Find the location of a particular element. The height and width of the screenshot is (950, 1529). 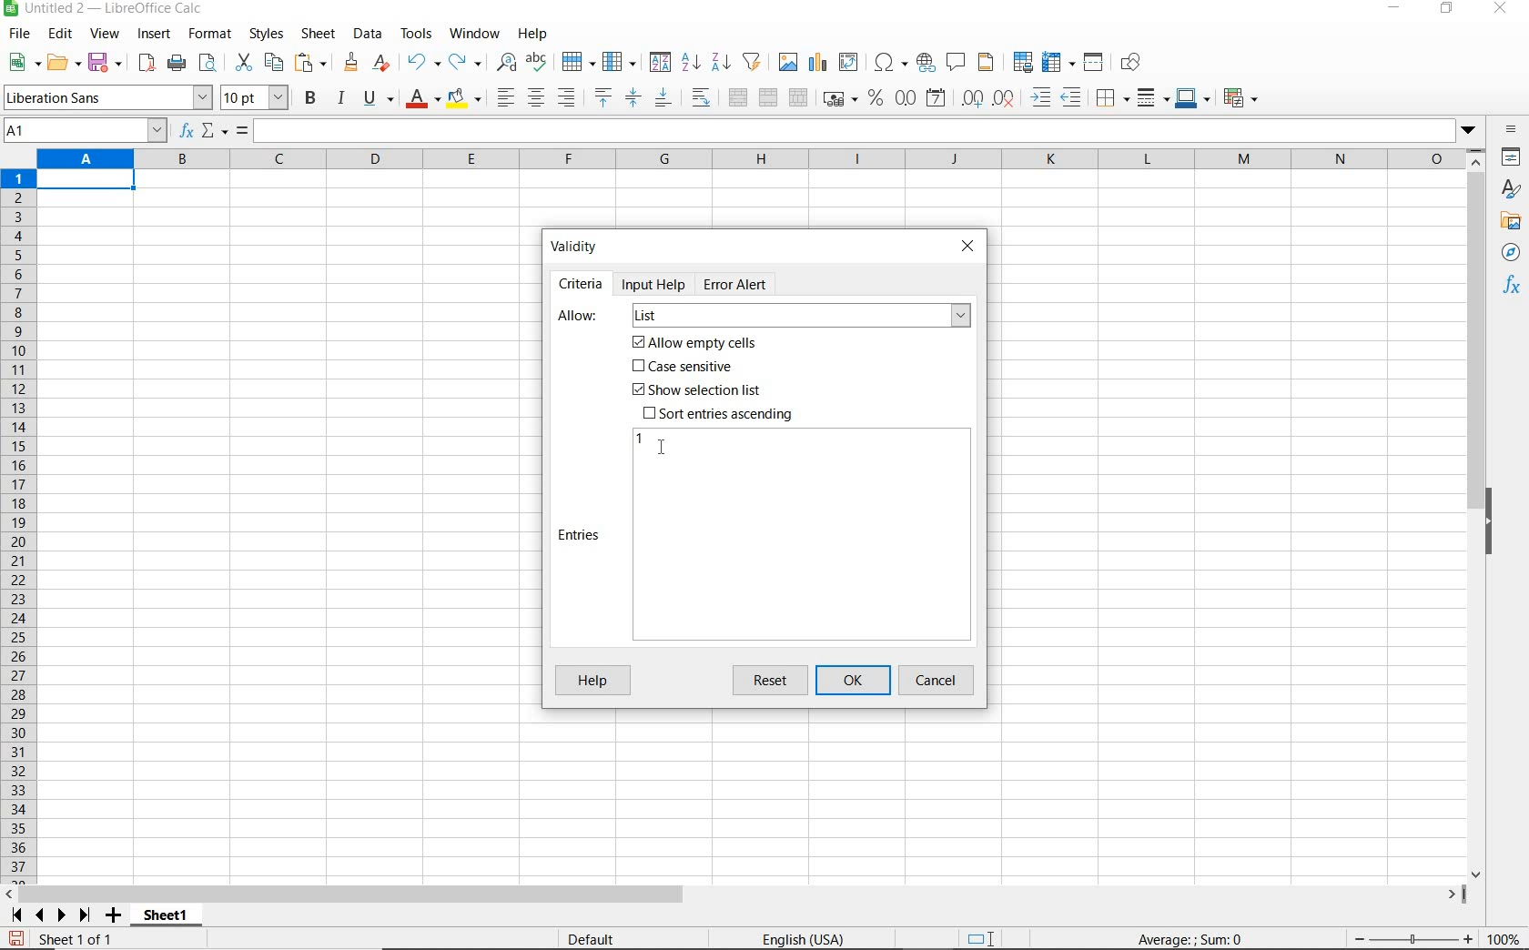

insert is located at coordinates (153, 35).